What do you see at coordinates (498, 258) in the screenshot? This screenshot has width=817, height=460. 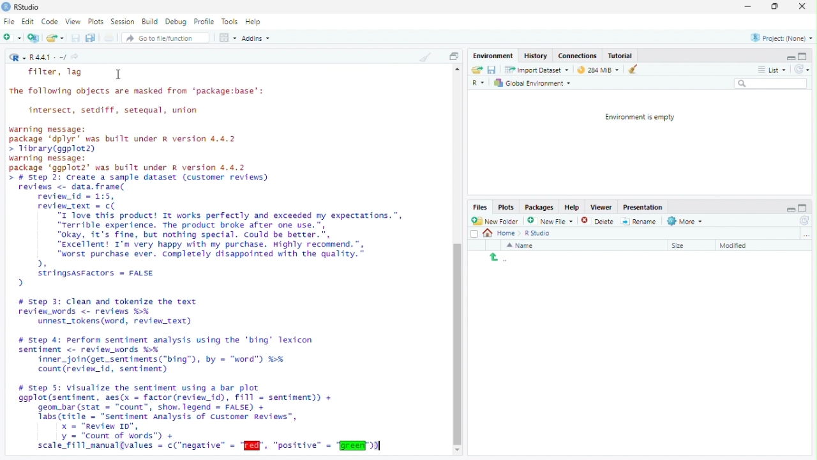 I see `Return` at bounding box center [498, 258].